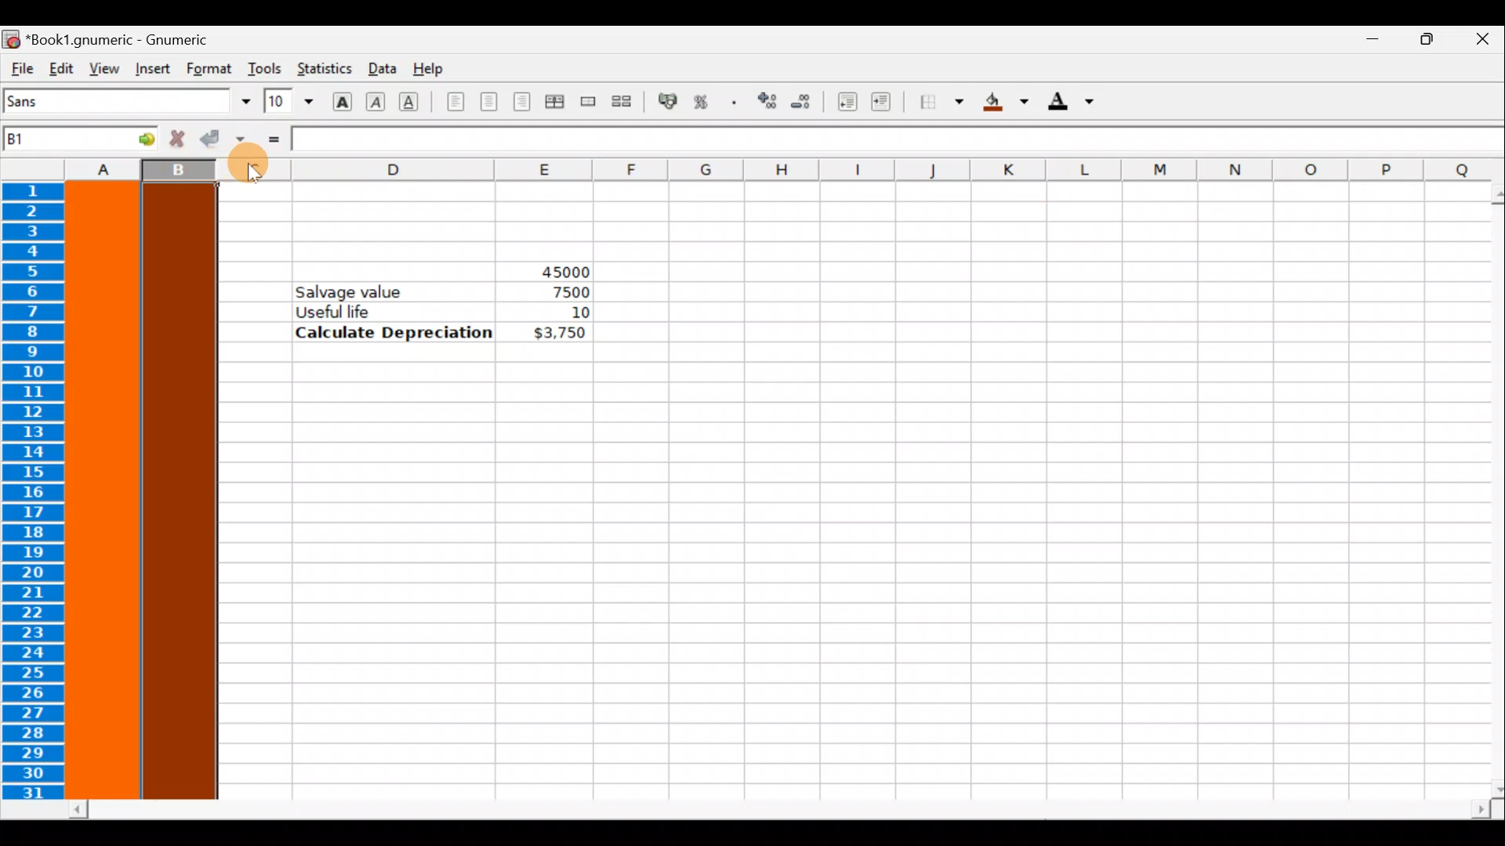 Image resolution: width=1505 pixels, height=846 pixels. I want to click on Useful life, so click(397, 311).